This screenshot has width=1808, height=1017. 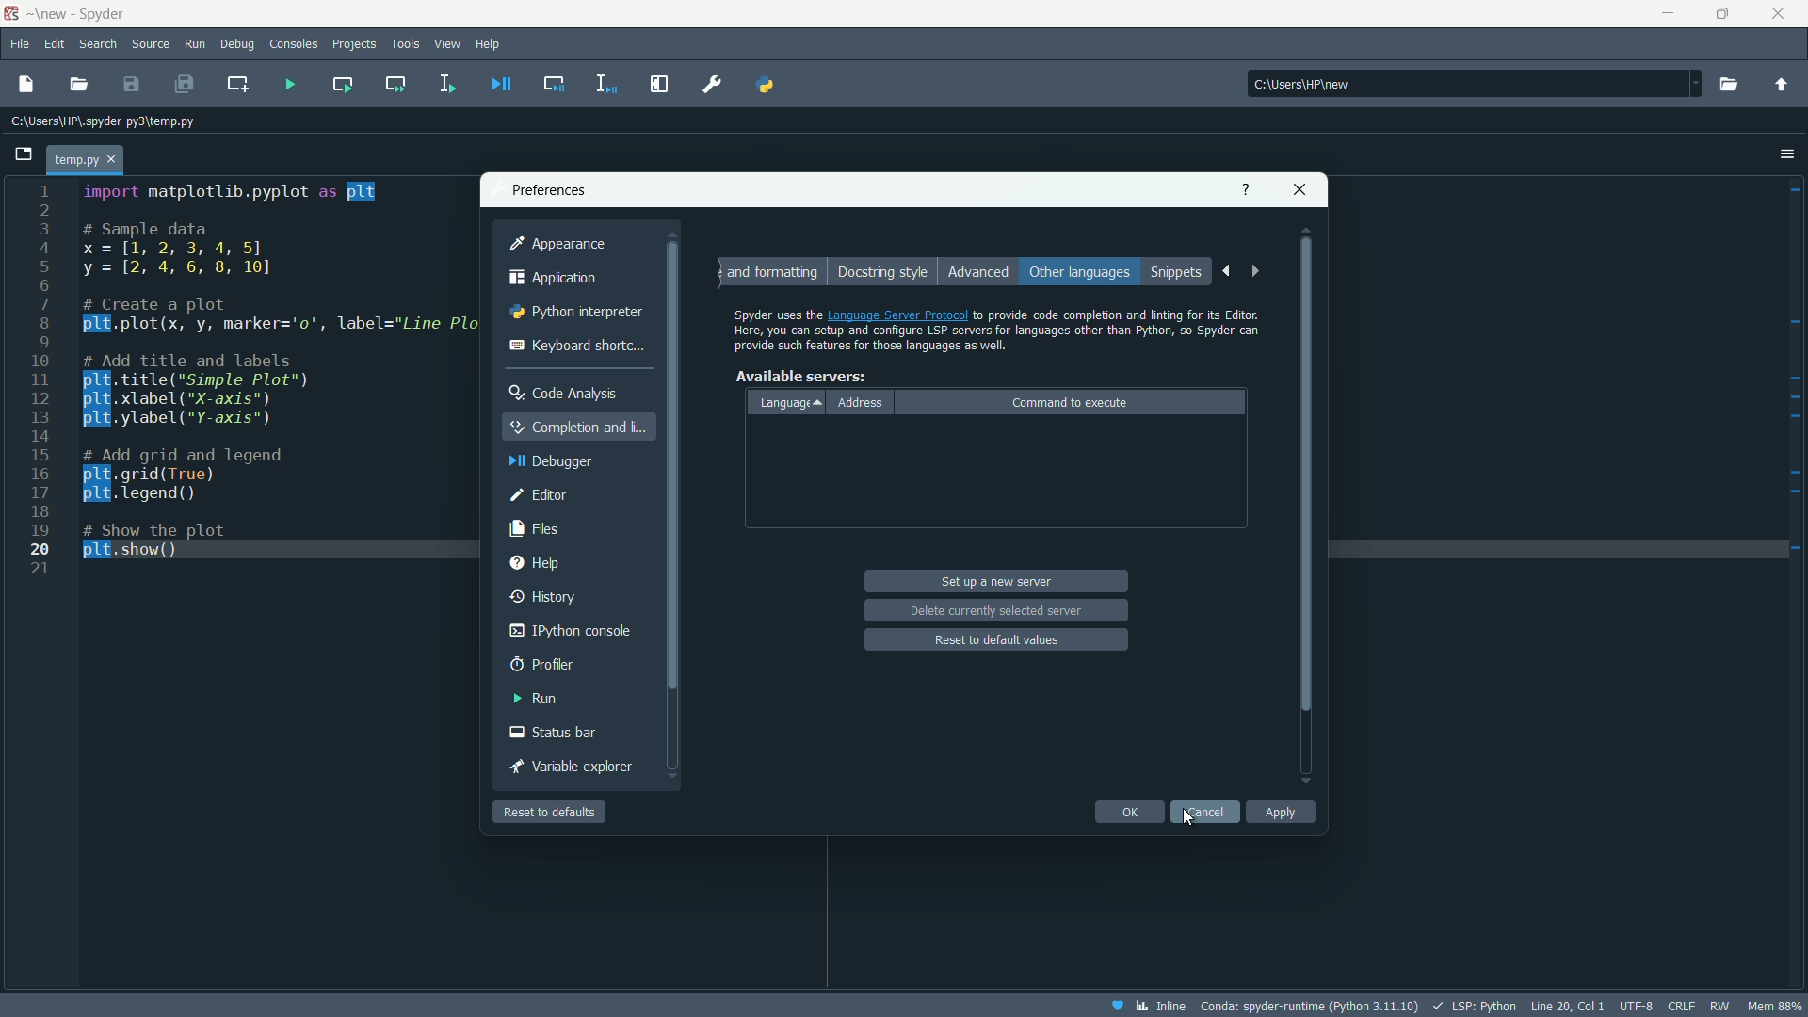 What do you see at coordinates (448, 43) in the screenshot?
I see `view` at bounding box center [448, 43].